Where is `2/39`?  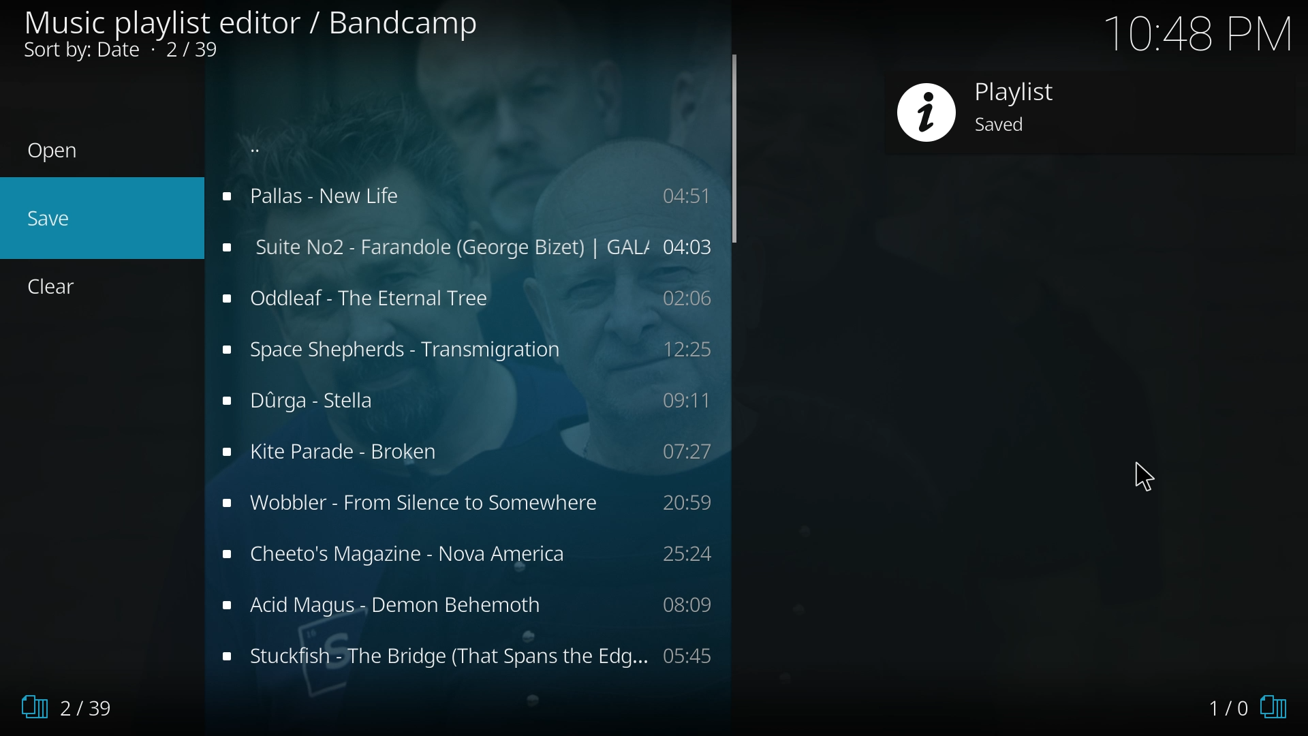
2/39 is located at coordinates (72, 702).